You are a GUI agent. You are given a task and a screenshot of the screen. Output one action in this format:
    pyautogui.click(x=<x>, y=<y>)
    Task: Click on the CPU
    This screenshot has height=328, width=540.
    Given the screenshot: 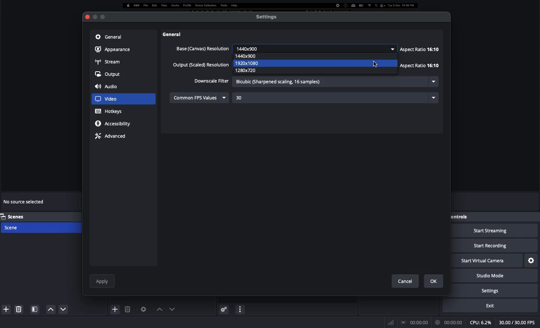 What is the action you would take?
    pyautogui.click(x=480, y=323)
    